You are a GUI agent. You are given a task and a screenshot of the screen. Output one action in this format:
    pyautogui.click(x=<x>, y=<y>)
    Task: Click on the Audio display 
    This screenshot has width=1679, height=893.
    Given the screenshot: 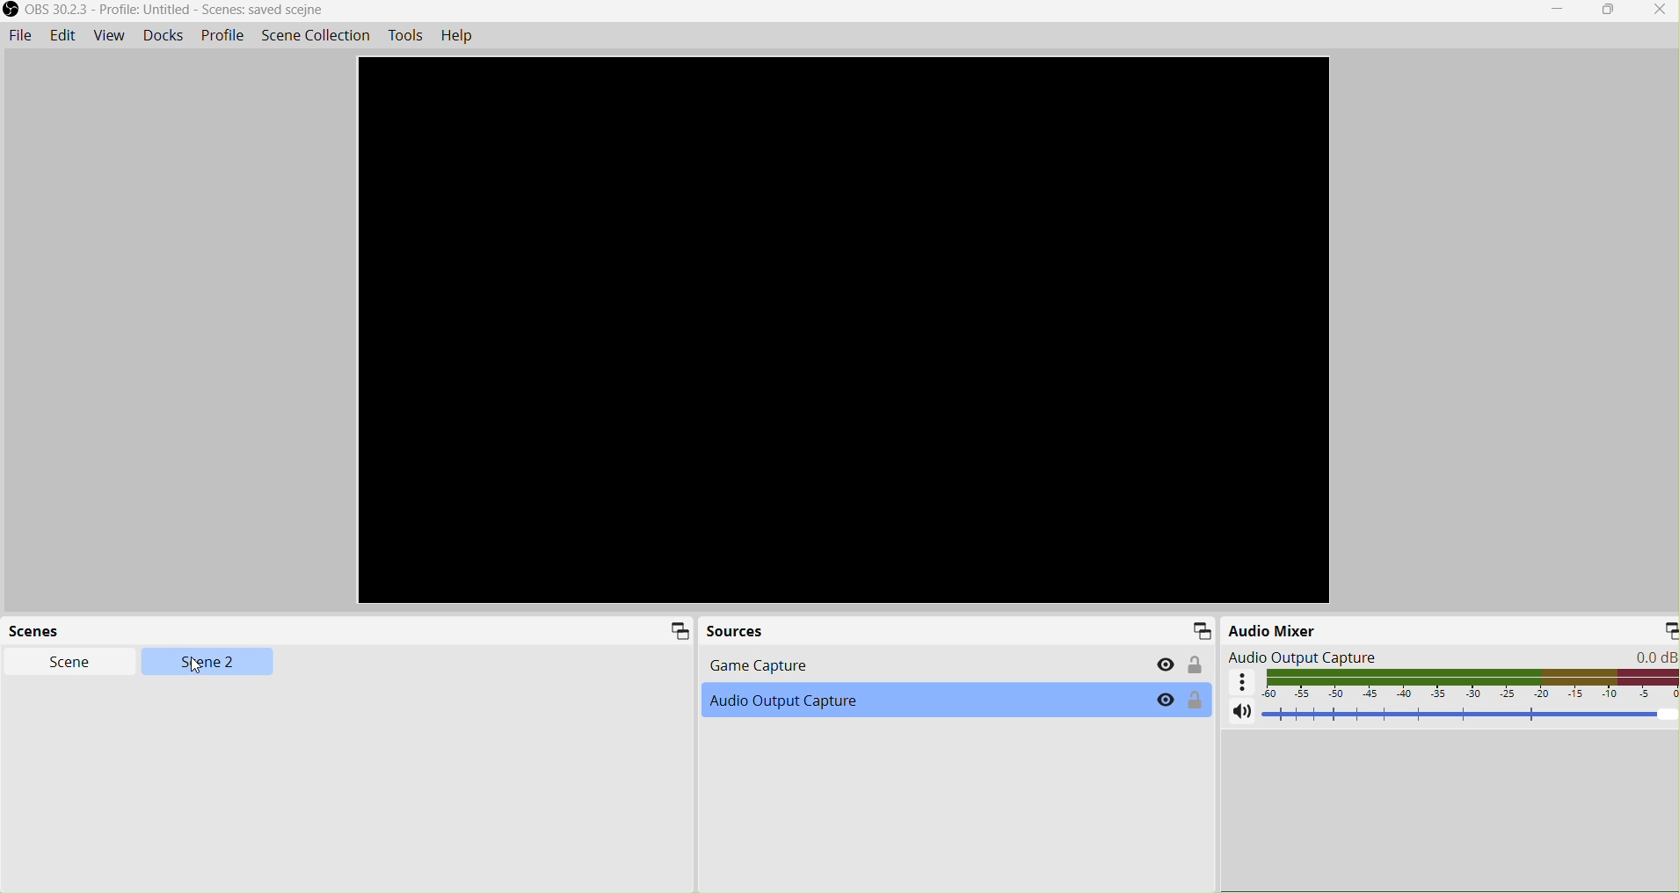 What is the action you would take?
    pyautogui.click(x=1470, y=683)
    